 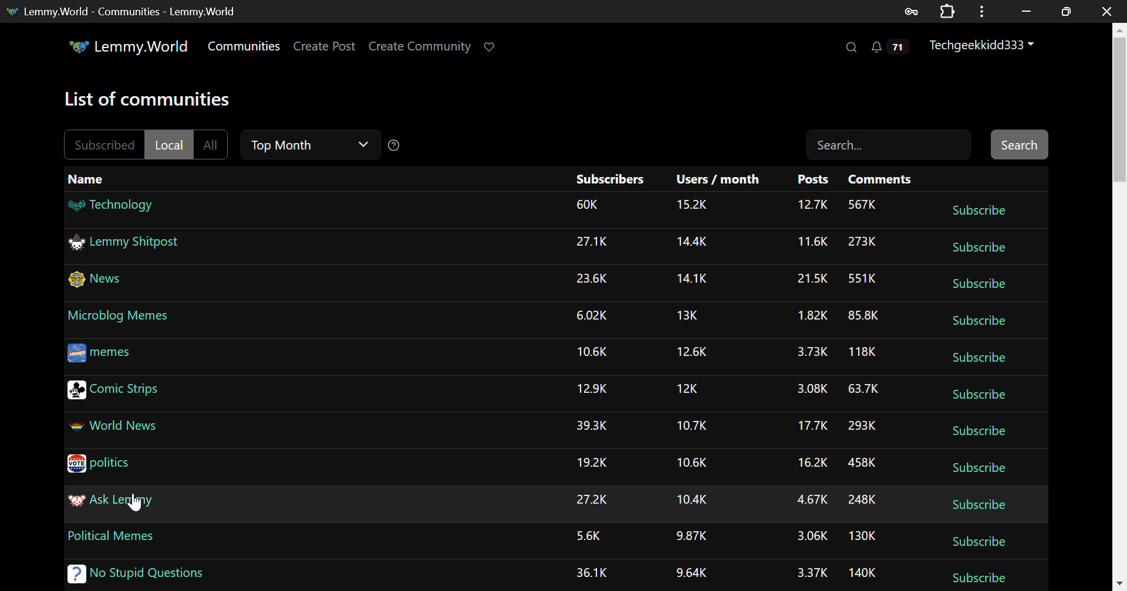 What do you see at coordinates (975, 577) in the screenshot?
I see `Subscribe` at bounding box center [975, 577].